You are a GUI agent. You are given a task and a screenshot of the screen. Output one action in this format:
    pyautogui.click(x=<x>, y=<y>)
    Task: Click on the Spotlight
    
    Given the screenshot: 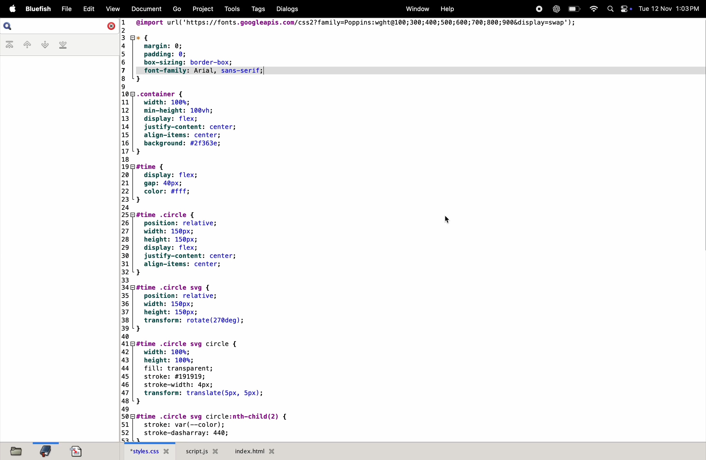 What is the action you would take?
    pyautogui.click(x=610, y=10)
    